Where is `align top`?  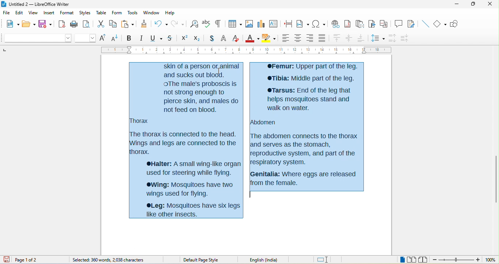
align top is located at coordinates (336, 38).